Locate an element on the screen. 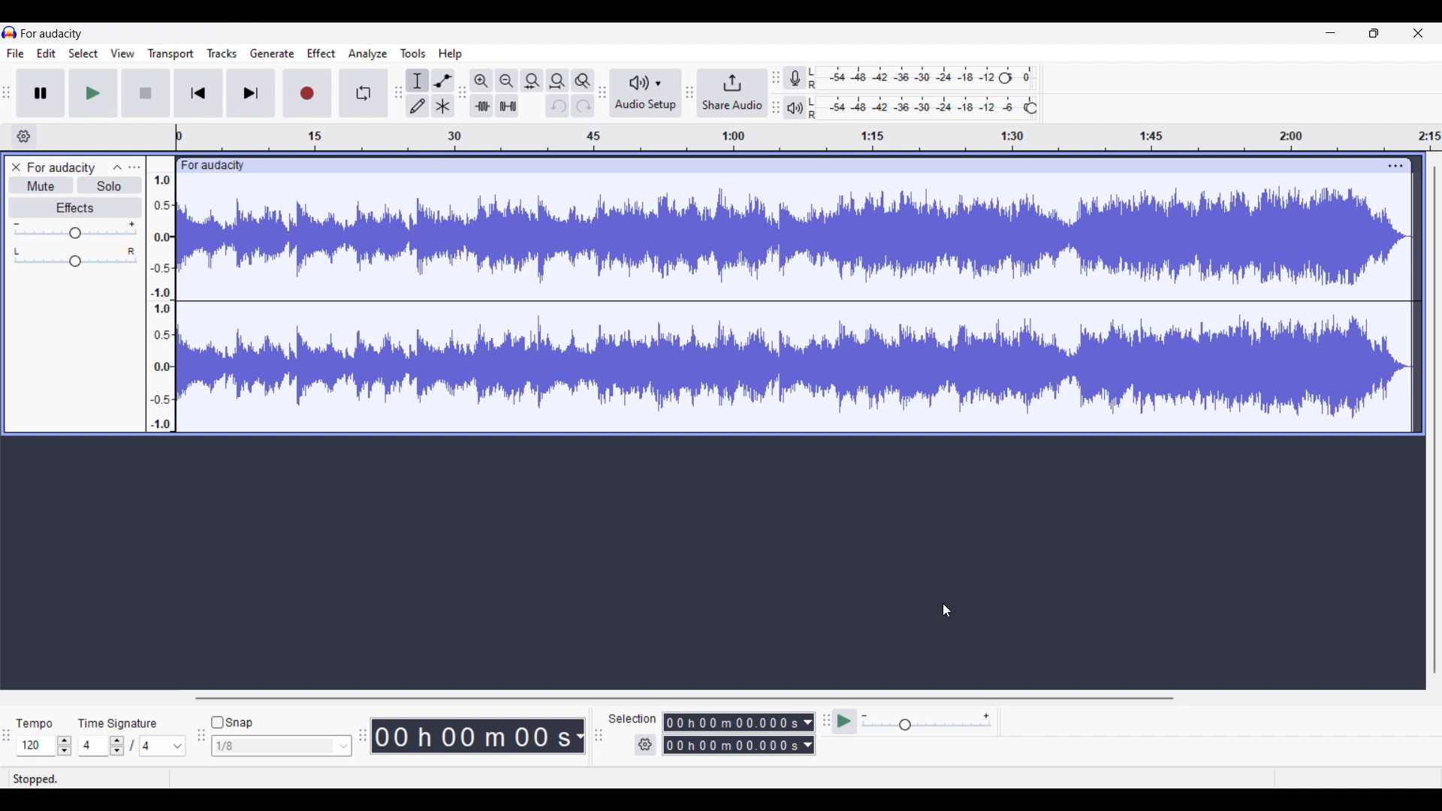 The image size is (1442, 811). Max time signature options is located at coordinates (163, 746).